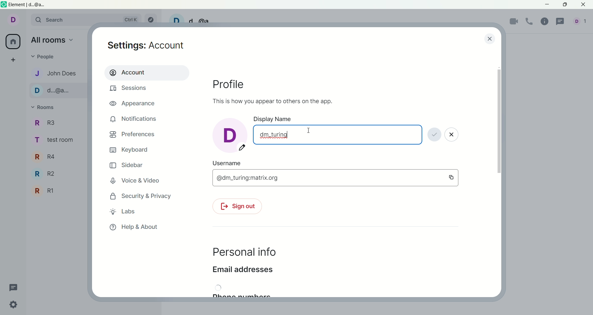  Describe the element at coordinates (131, 150) in the screenshot. I see `keyboard` at that location.